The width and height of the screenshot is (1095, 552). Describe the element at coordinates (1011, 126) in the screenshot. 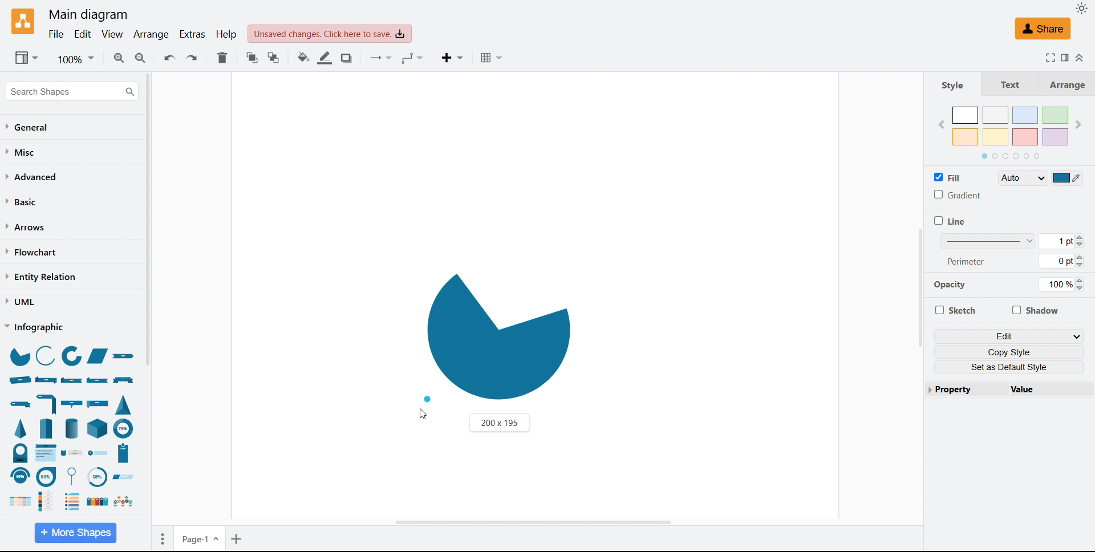

I see `Colour palettes ` at that location.